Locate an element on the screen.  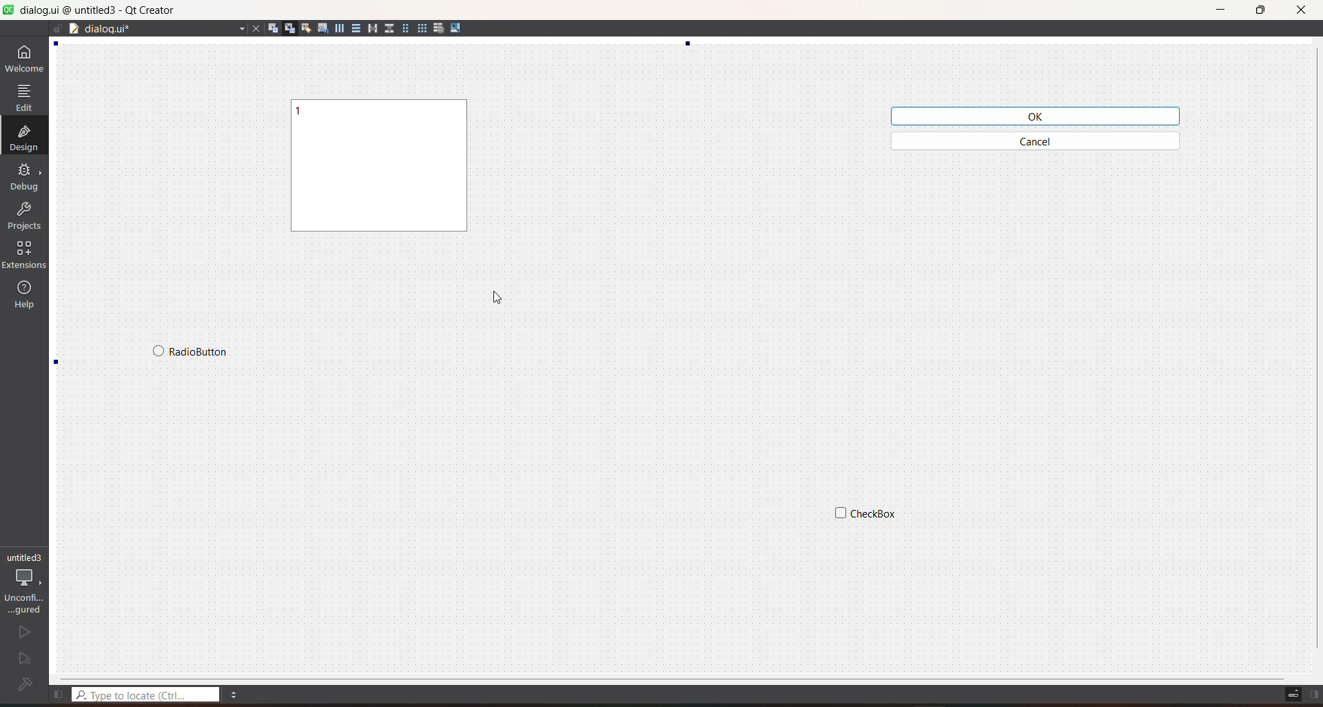
toggle progress details is located at coordinates (1293, 693).